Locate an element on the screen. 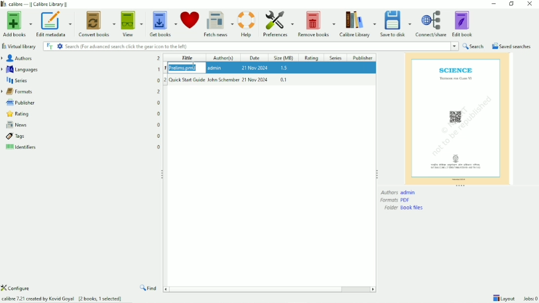 This screenshot has width=539, height=303. Identifiers is located at coordinates (20, 148).